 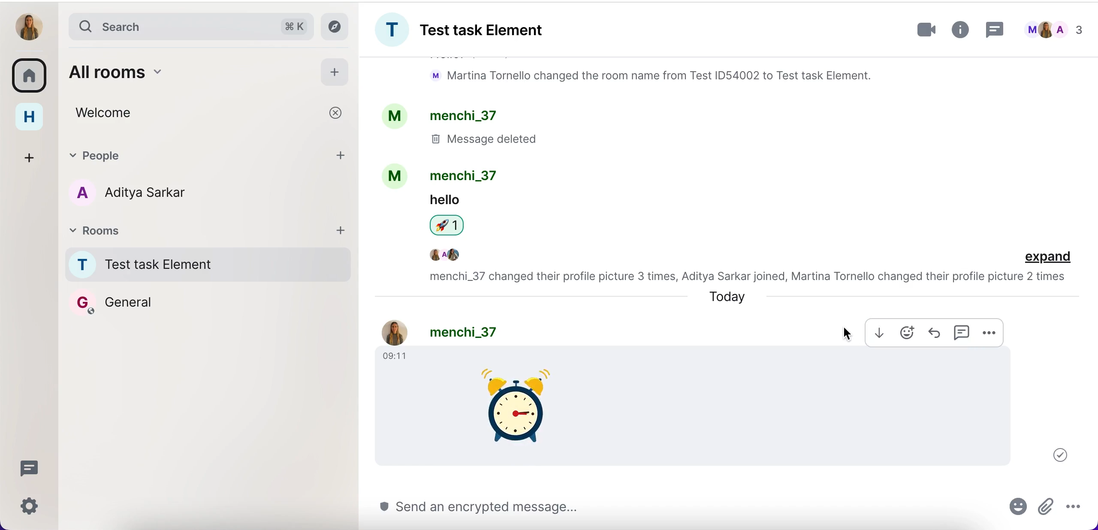 What do you see at coordinates (30, 506) in the screenshot?
I see `quick settings` at bounding box center [30, 506].